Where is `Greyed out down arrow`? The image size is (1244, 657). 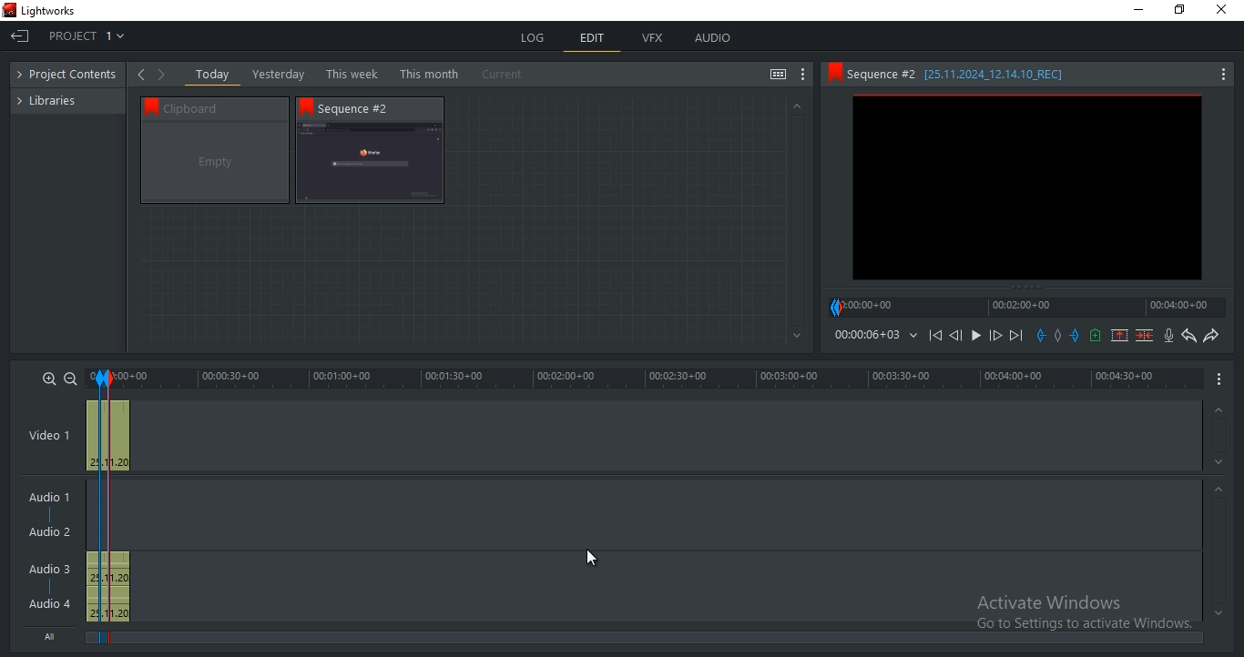 Greyed out down arrow is located at coordinates (798, 337).